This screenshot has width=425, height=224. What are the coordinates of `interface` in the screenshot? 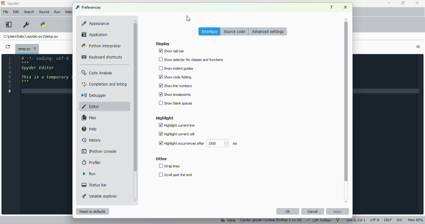 It's located at (210, 31).